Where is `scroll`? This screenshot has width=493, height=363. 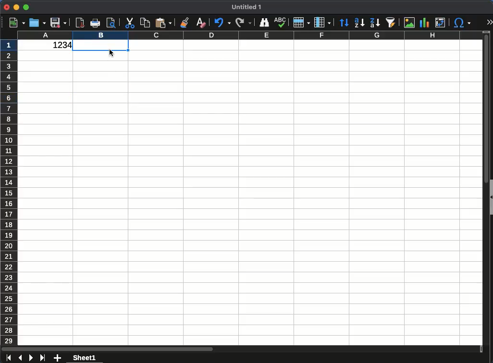 scroll is located at coordinates (485, 188).